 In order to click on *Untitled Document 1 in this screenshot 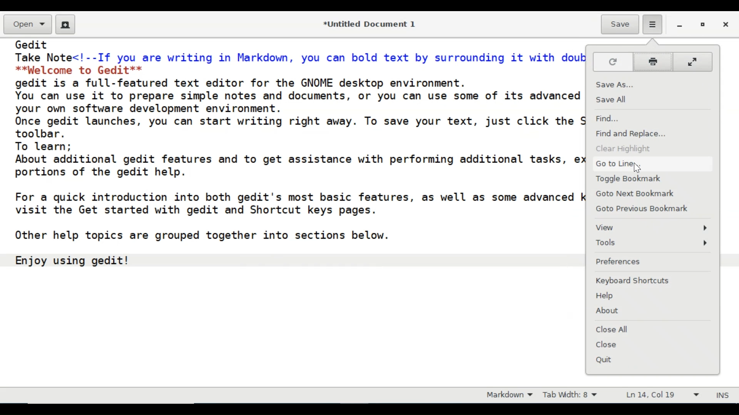, I will do `click(371, 25)`.